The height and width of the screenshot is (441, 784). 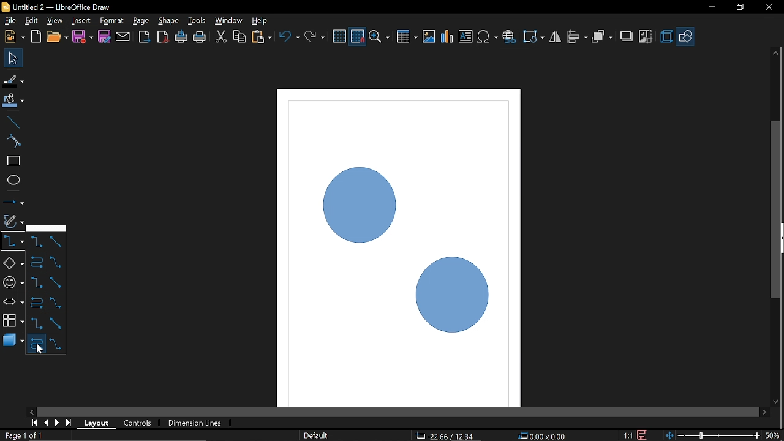 I want to click on Snap to grid, so click(x=358, y=37).